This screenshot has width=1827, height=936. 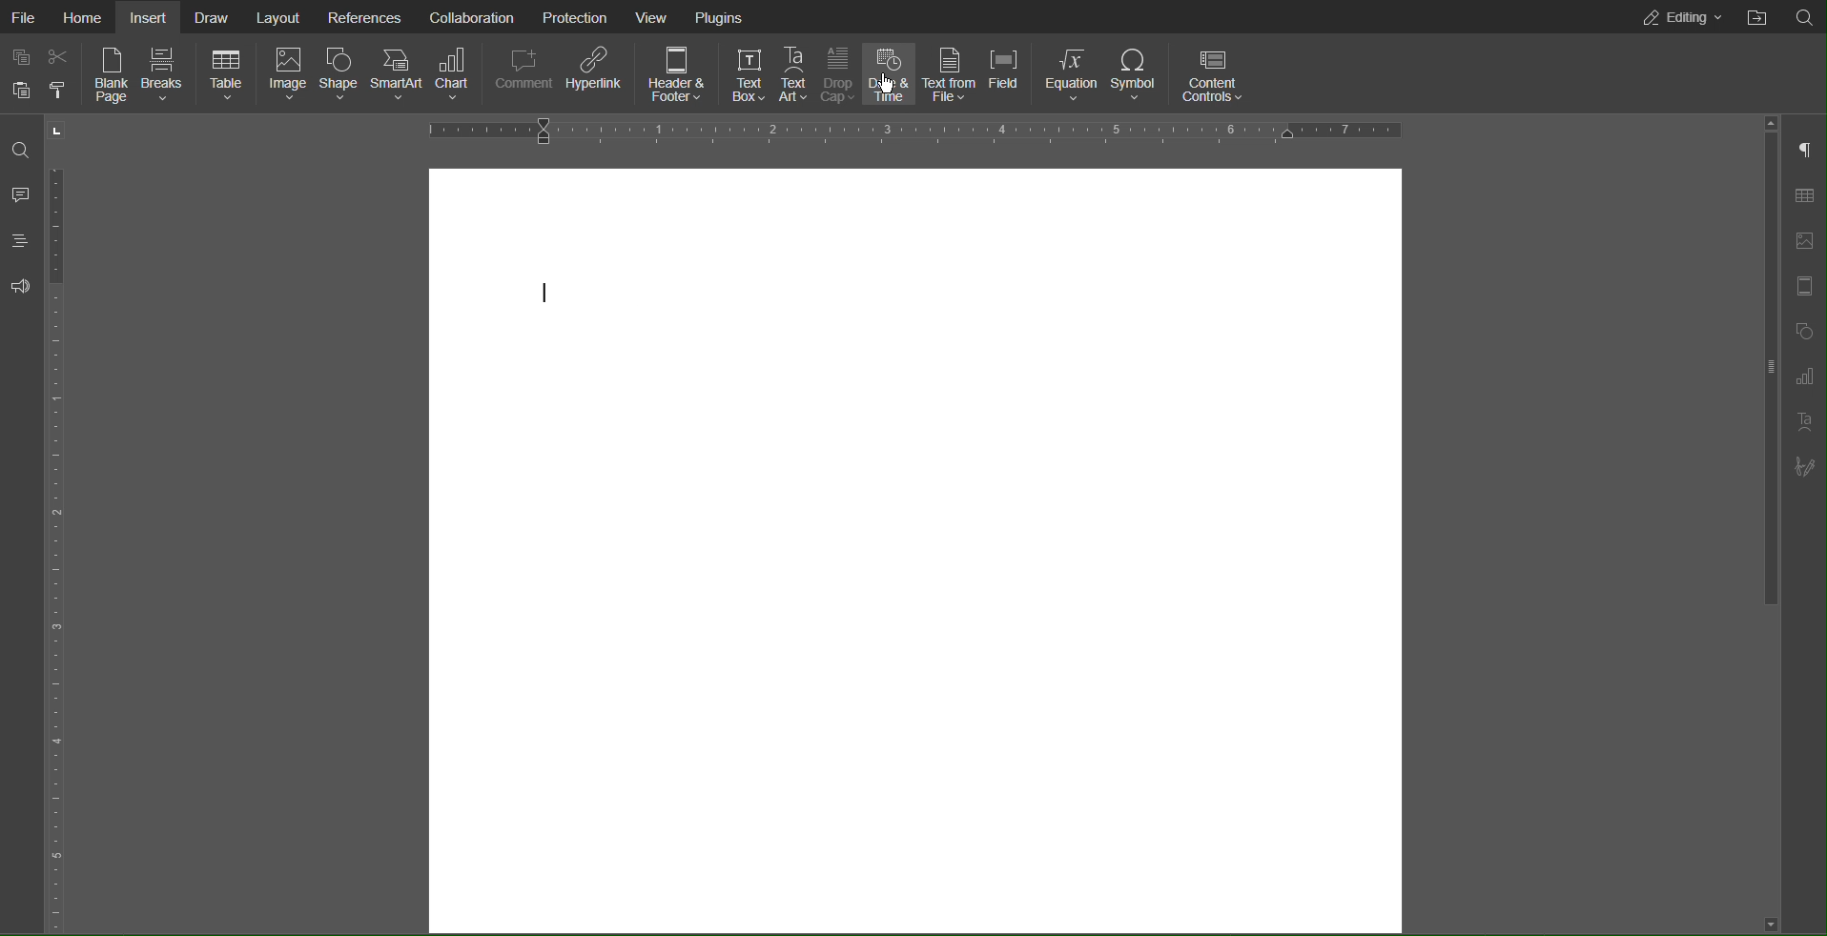 What do you see at coordinates (57, 61) in the screenshot?
I see `Cut` at bounding box center [57, 61].